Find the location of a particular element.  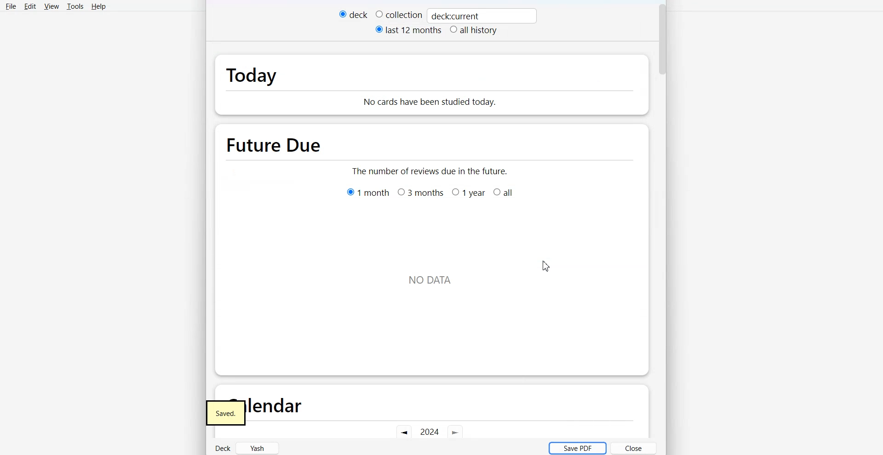

File is located at coordinates (10, 6).